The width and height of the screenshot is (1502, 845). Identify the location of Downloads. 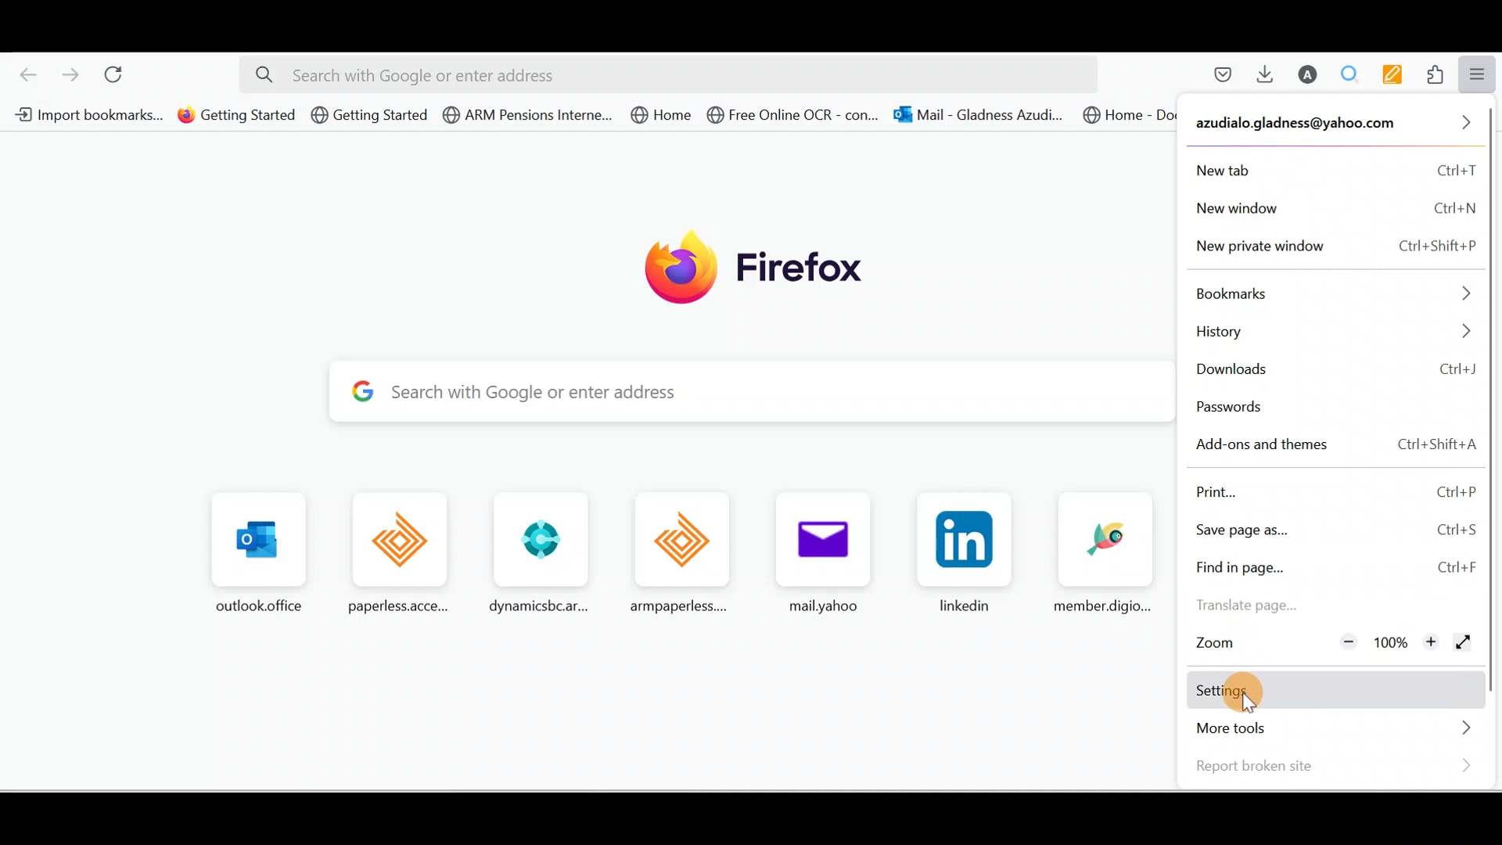
(1339, 372).